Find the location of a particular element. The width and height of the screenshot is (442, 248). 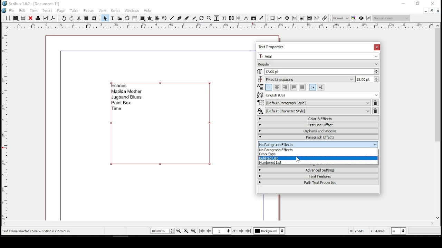

image frame is located at coordinates (120, 18).